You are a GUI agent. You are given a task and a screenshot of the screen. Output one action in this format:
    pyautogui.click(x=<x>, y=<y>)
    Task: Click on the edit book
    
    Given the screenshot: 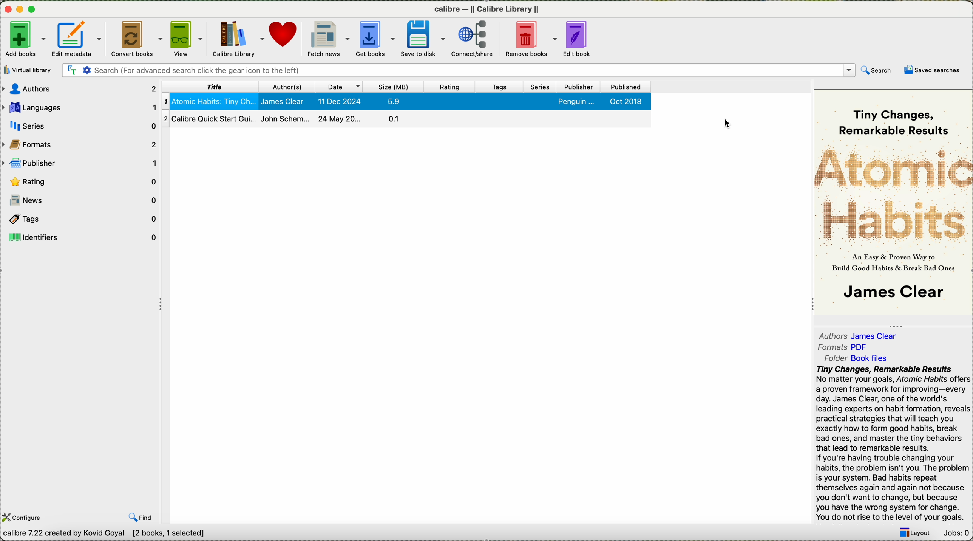 What is the action you would take?
    pyautogui.click(x=576, y=38)
    